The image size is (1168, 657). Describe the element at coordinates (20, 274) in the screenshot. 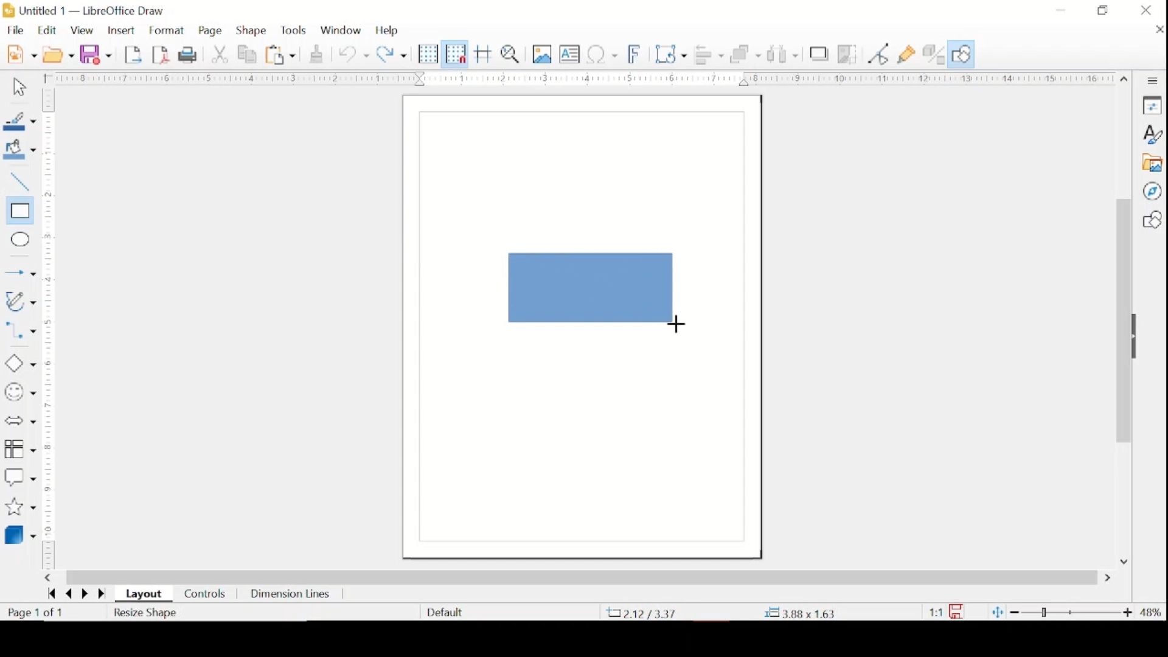

I see `insert line` at that location.